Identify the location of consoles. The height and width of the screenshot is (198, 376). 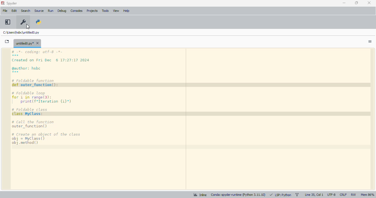
(77, 10).